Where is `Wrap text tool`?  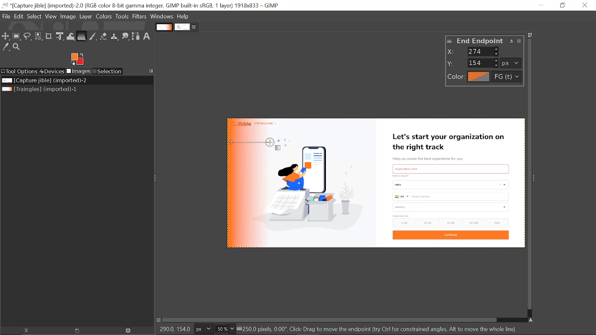
Wrap text tool is located at coordinates (71, 36).